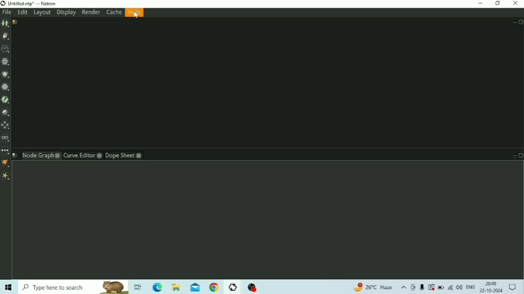 The width and height of the screenshot is (524, 294). Describe the element at coordinates (481, 3) in the screenshot. I see `Minimize` at that location.